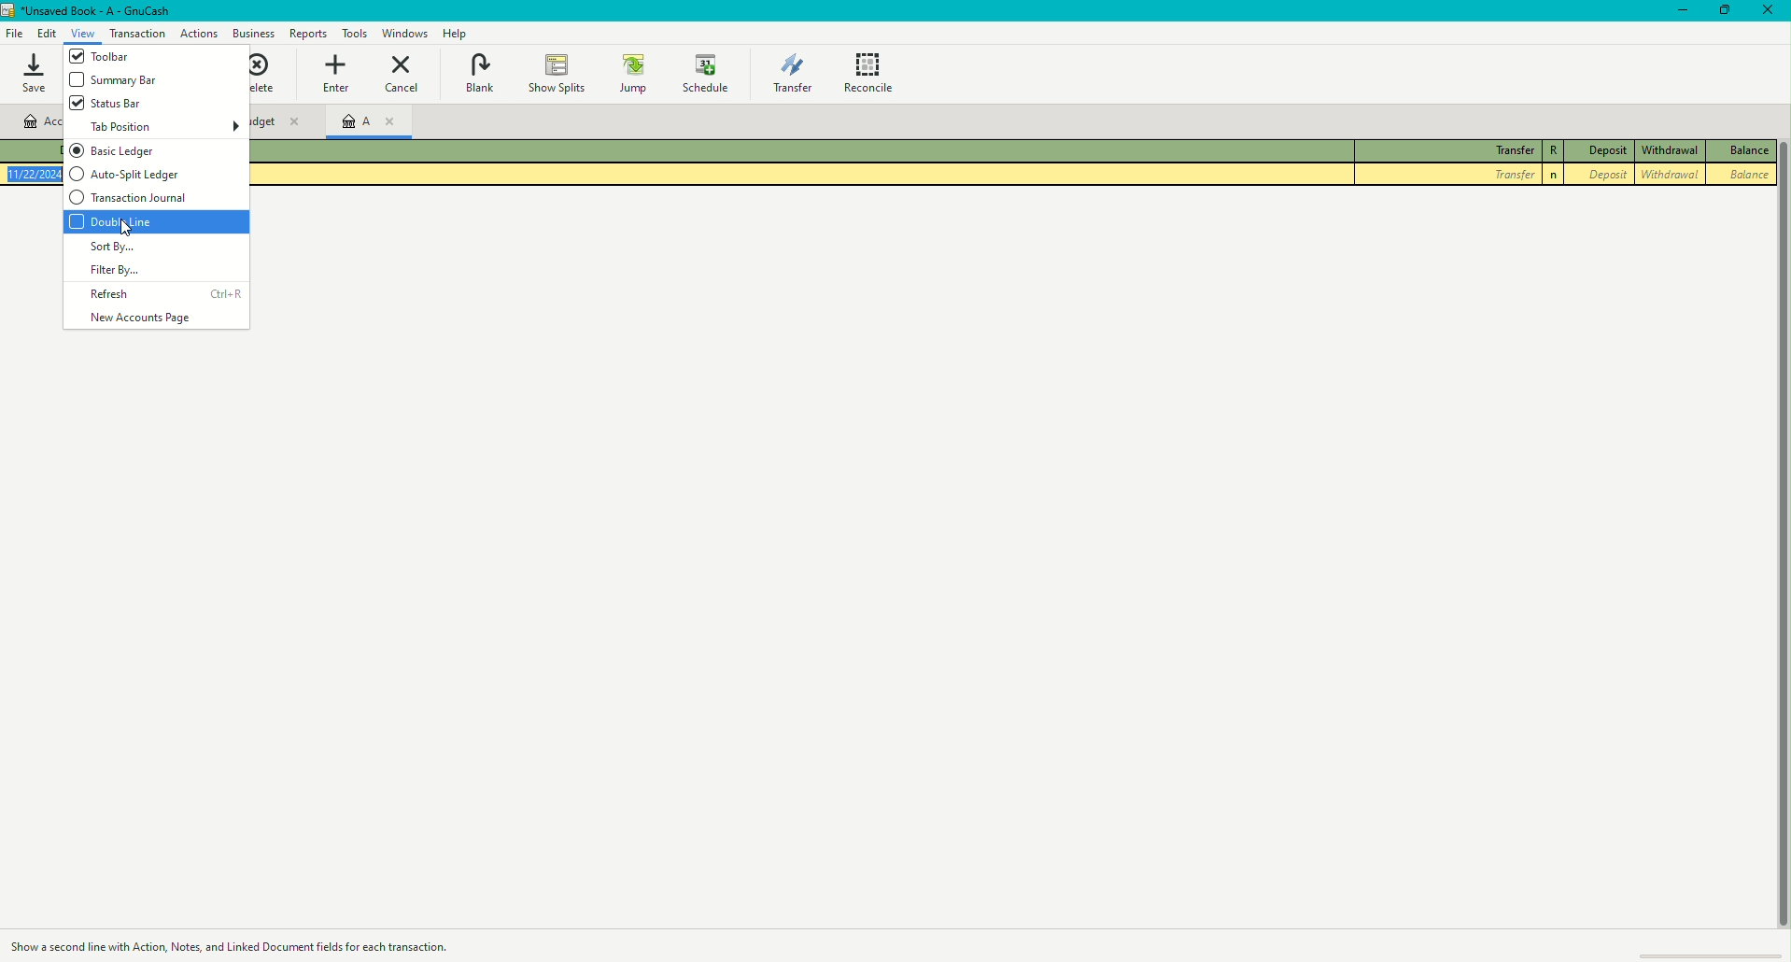  Describe the element at coordinates (247, 943) in the screenshot. I see `Cursor hover description` at that location.